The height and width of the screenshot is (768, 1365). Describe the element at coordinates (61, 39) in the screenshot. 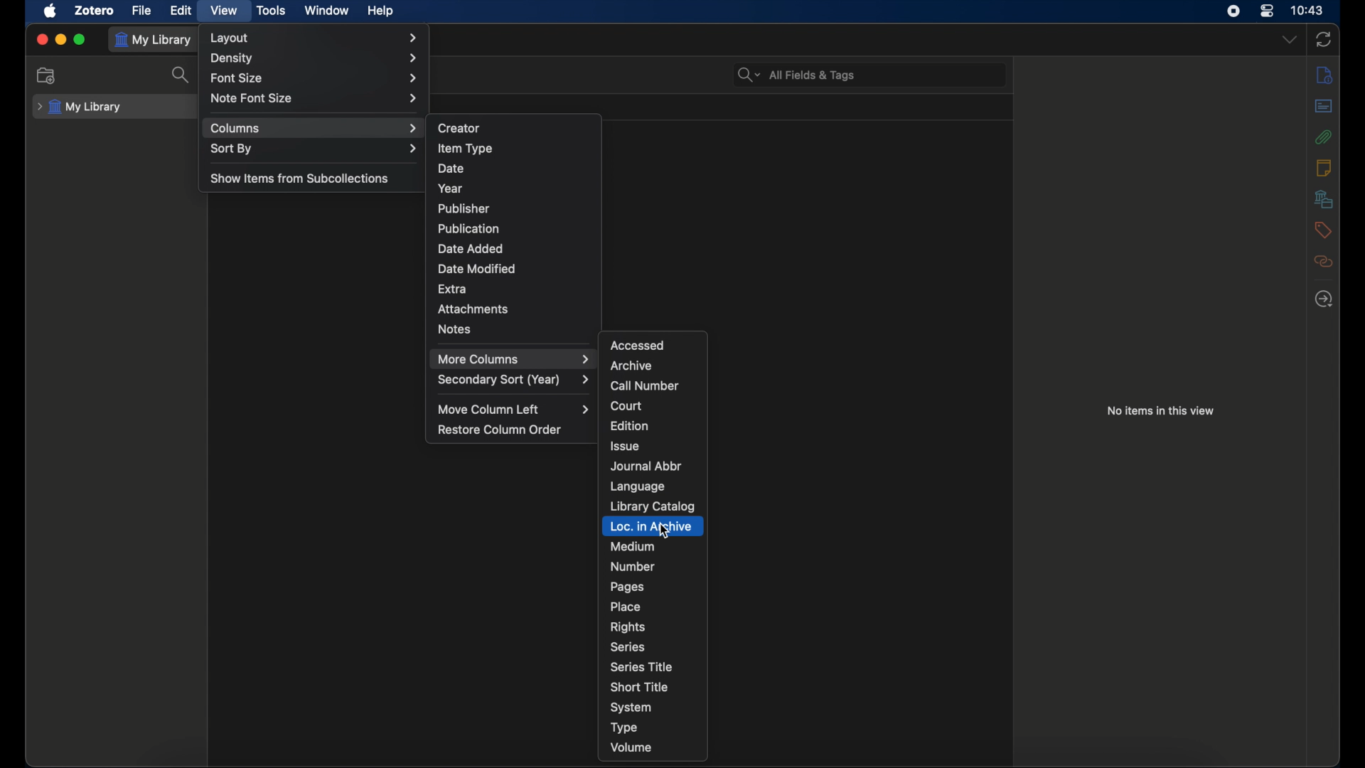

I see `minimize` at that location.